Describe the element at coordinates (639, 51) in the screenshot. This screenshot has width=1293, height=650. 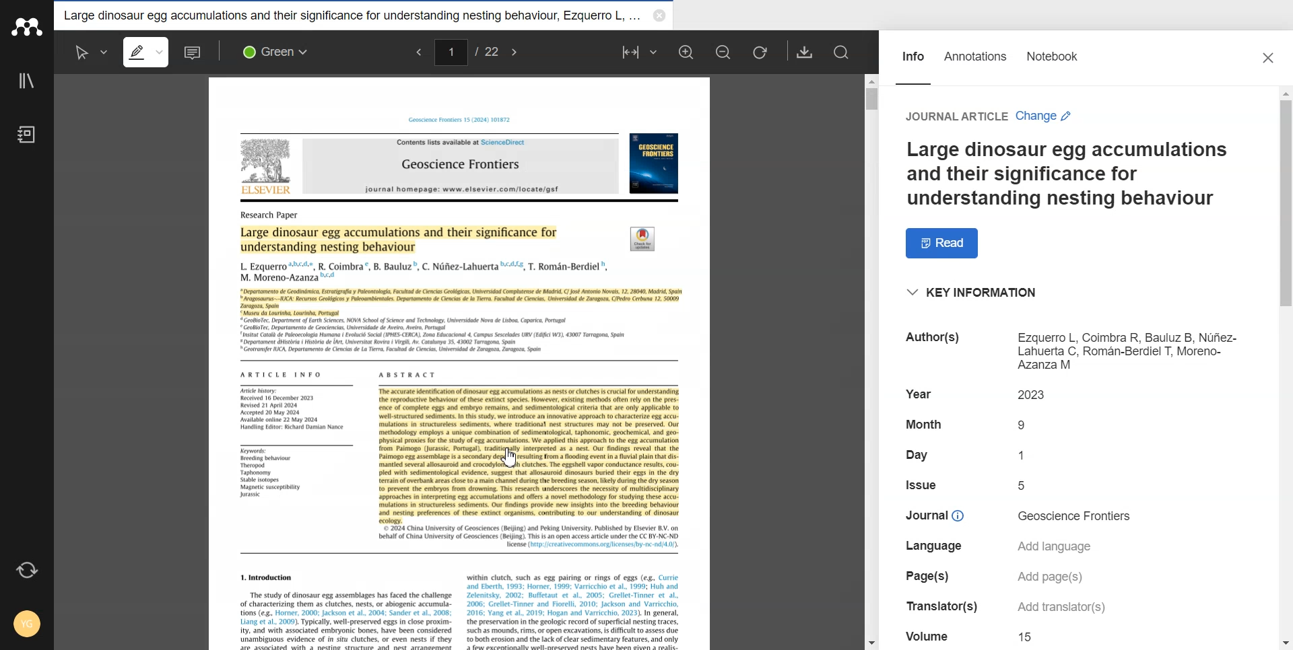
I see `Fit to width` at that location.